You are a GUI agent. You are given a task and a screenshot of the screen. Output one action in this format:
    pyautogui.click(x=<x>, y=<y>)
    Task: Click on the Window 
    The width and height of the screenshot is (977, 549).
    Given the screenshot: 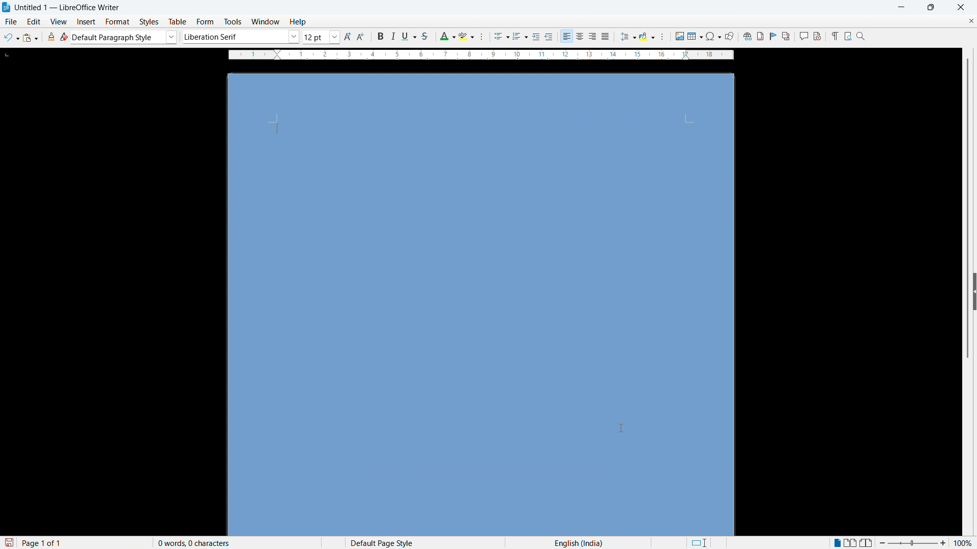 What is the action you would take?
    pyautogui.click(x=265, y=22)
    